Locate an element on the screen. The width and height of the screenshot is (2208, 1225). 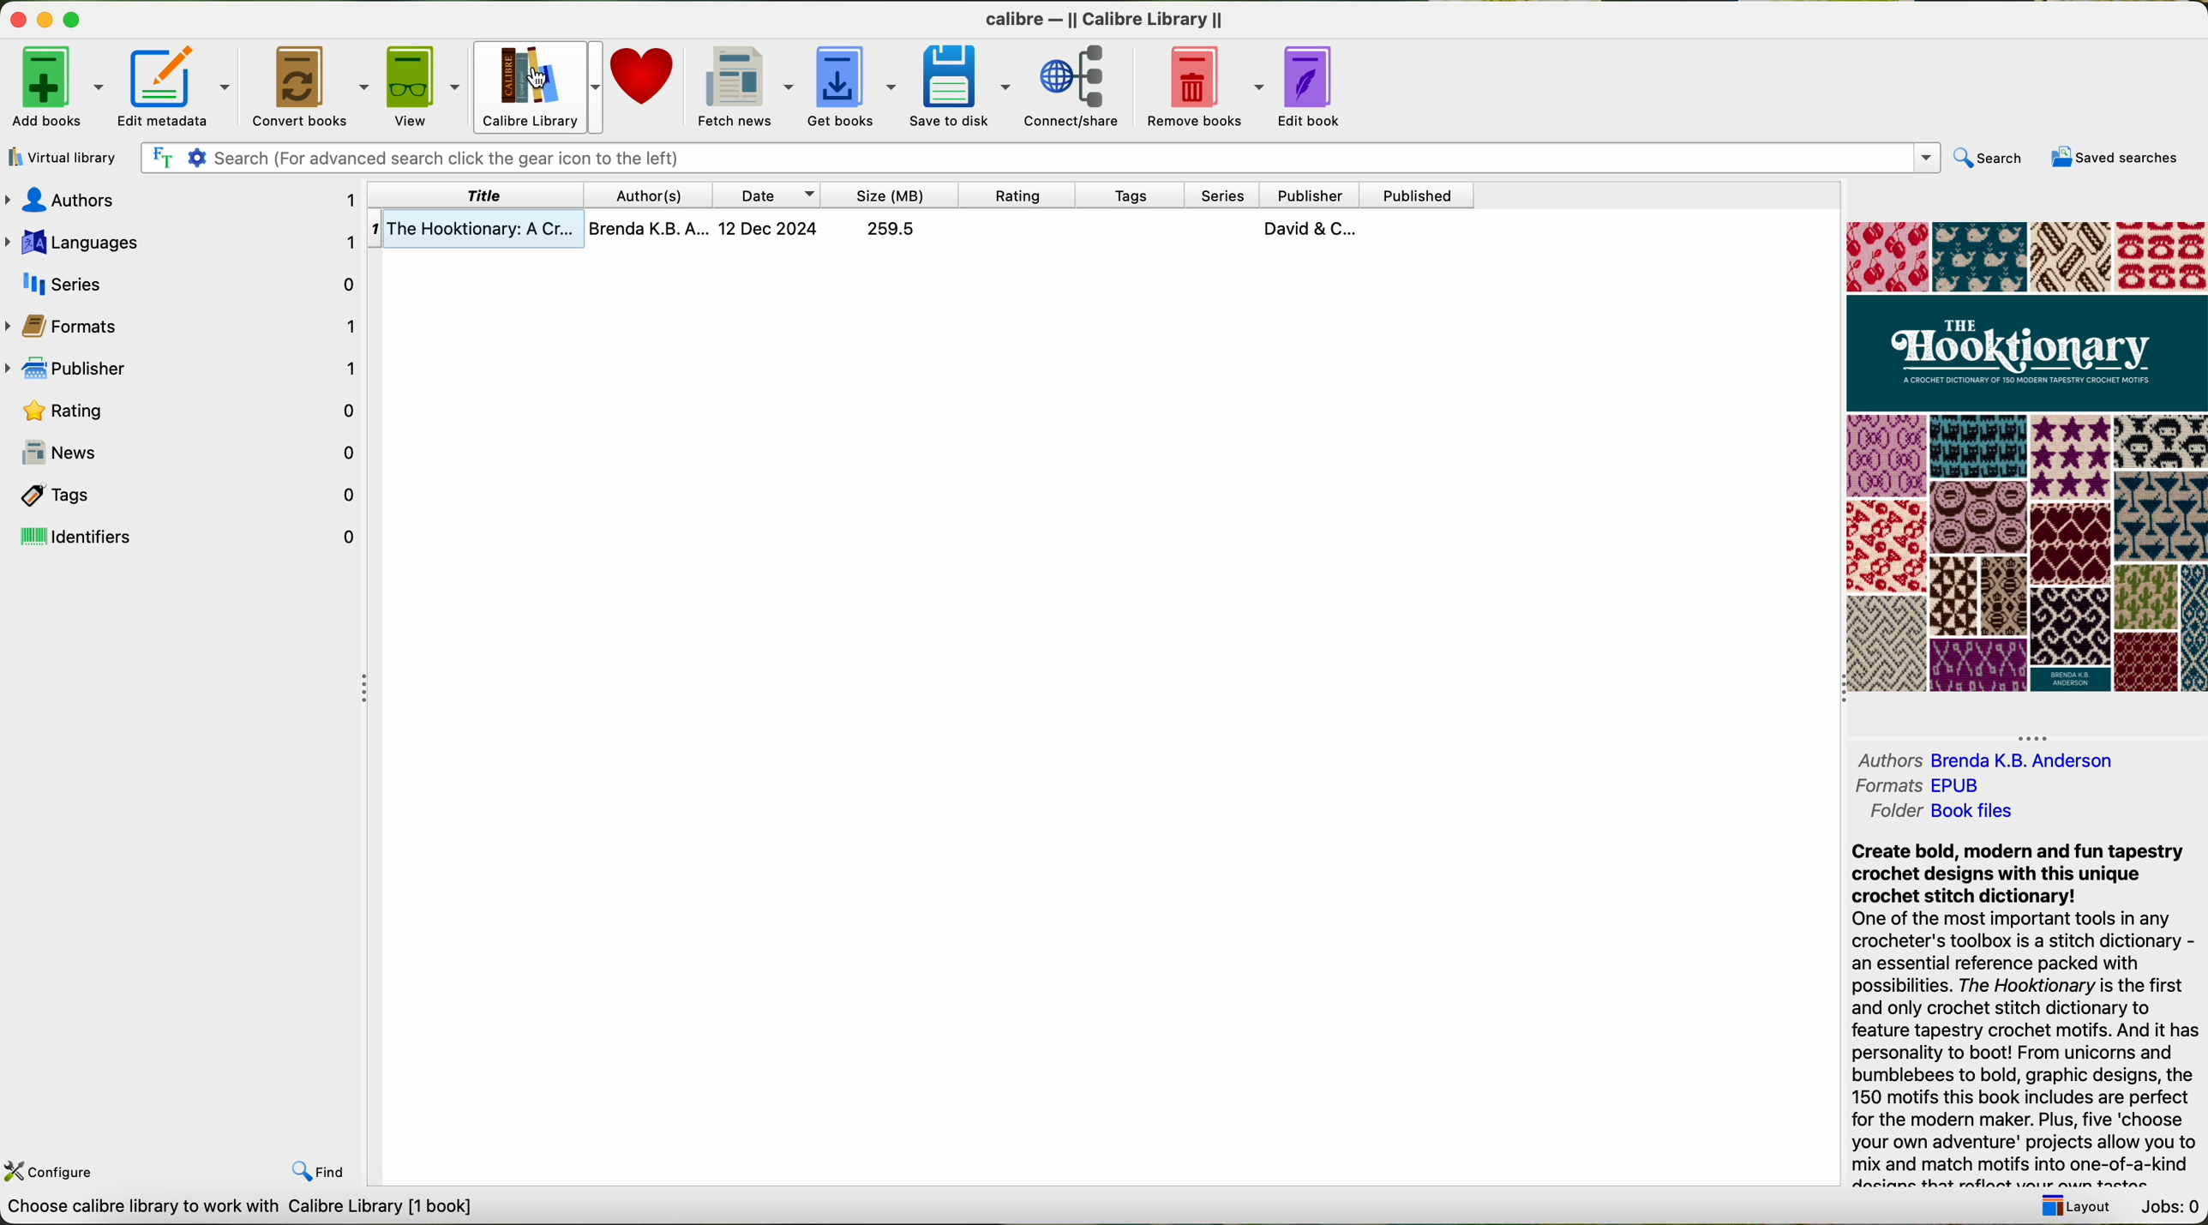
convert books is located at coordinates (308, 84).